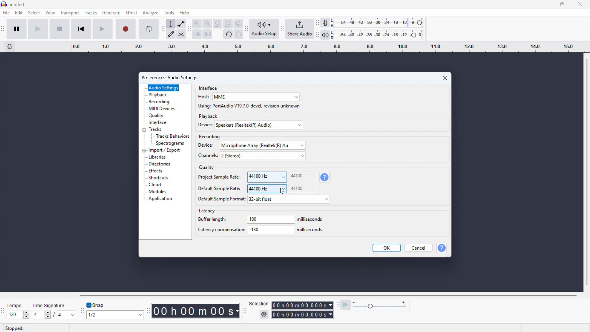  Describe the element at coordinates (264, 314) in the screenshot. I see `selection settings` at that location.